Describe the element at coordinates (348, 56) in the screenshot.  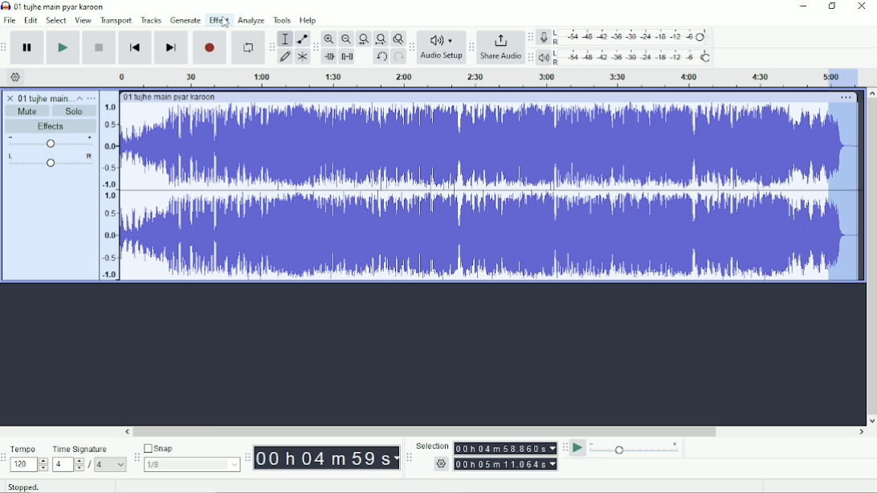
I see `Silence audio selection` at that location.